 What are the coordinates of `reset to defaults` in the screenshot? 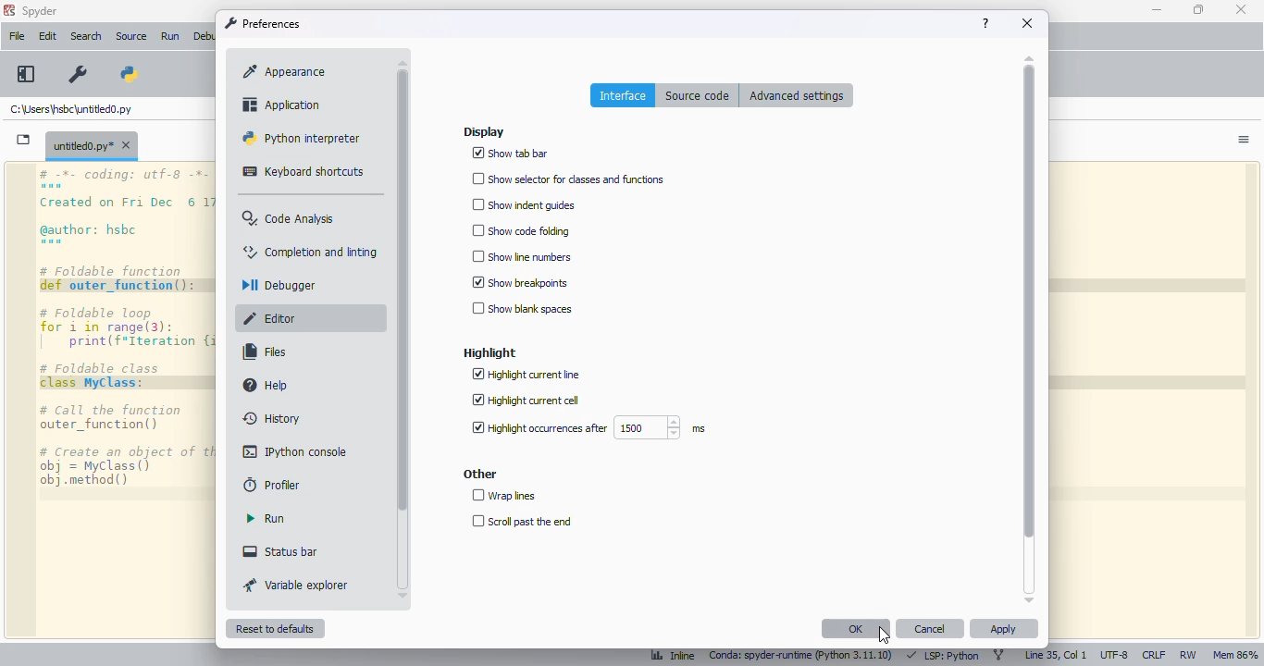 It's located at (274, 628).